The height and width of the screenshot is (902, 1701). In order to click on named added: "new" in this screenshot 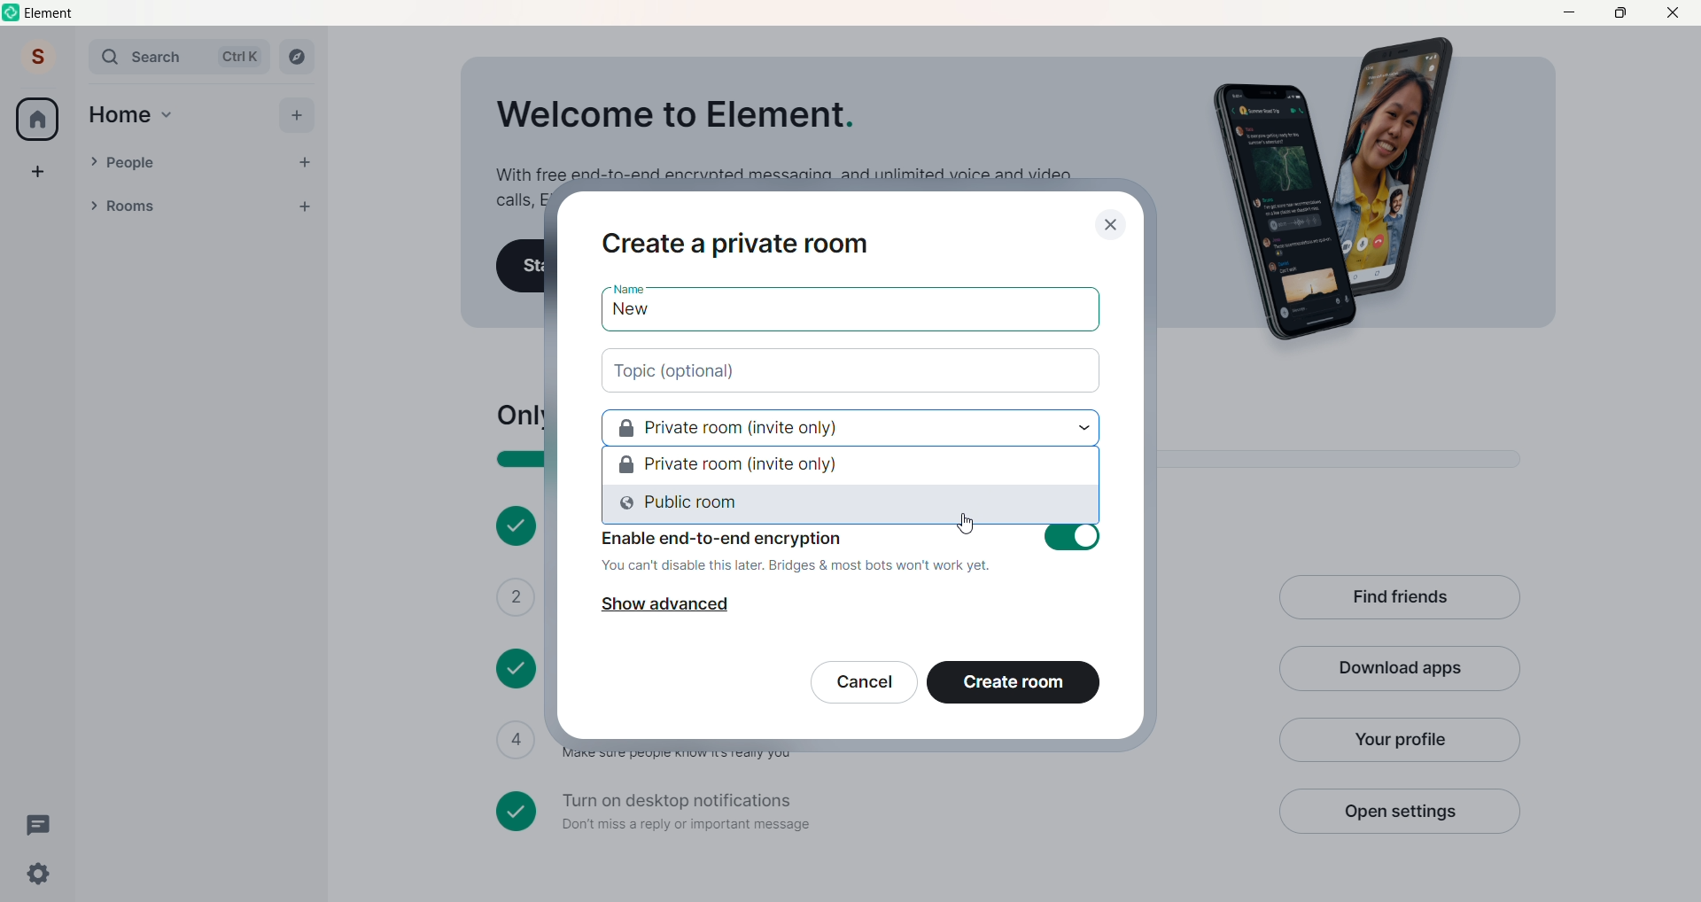, I will do `click(850, 314)`.